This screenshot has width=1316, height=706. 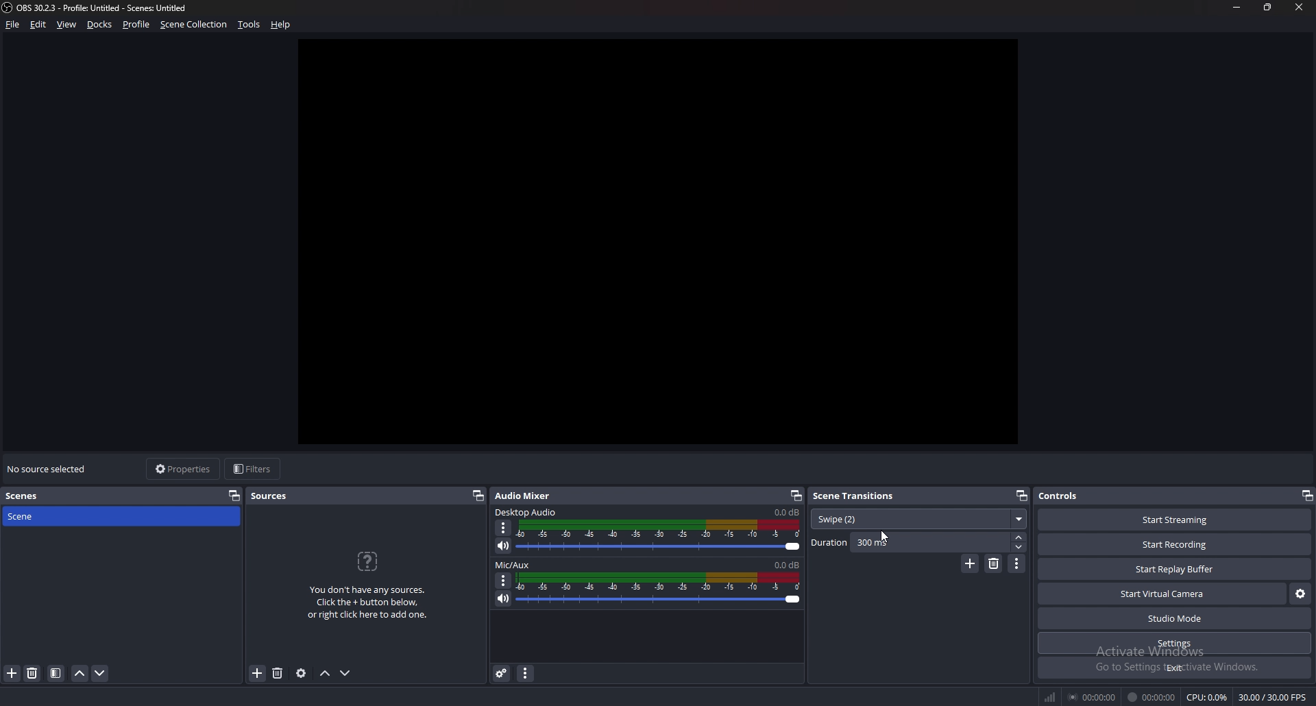 What do you see at coordinates (504, 598) in the screenshot?
I see `mute` at bounding box center [504, 598].